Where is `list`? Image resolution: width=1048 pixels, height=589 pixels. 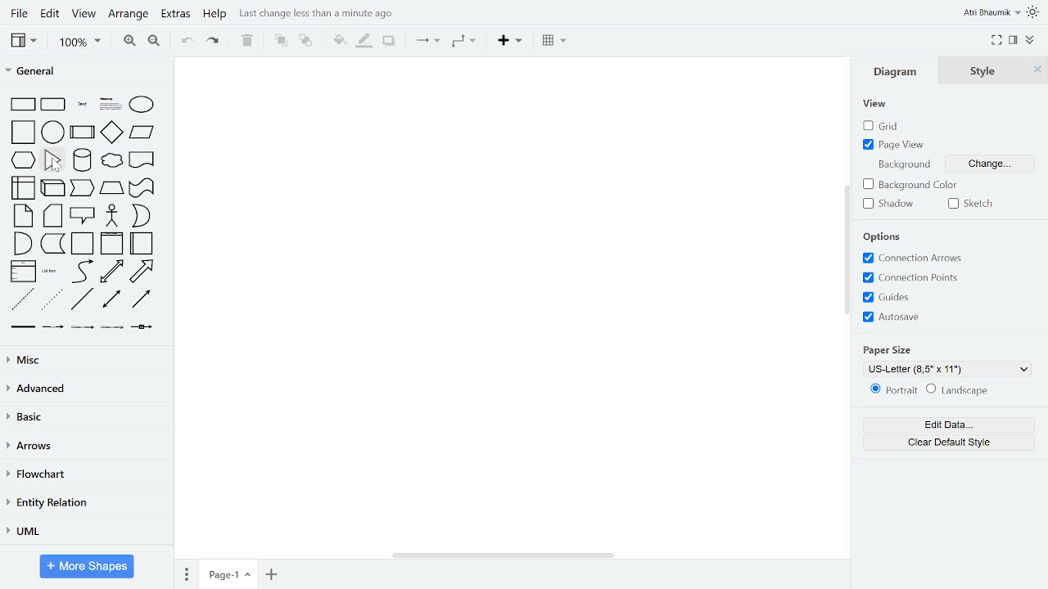
list is located at coordinates (22, 272).